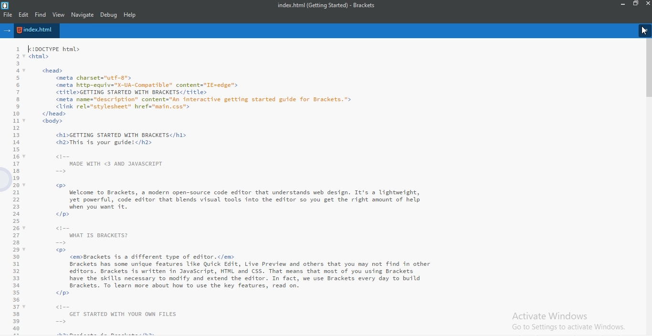 The height and width of the screenshot is (336, 652). Describe the element at coordinates (636, 4) in the screenshot. I see `restore` at that location.